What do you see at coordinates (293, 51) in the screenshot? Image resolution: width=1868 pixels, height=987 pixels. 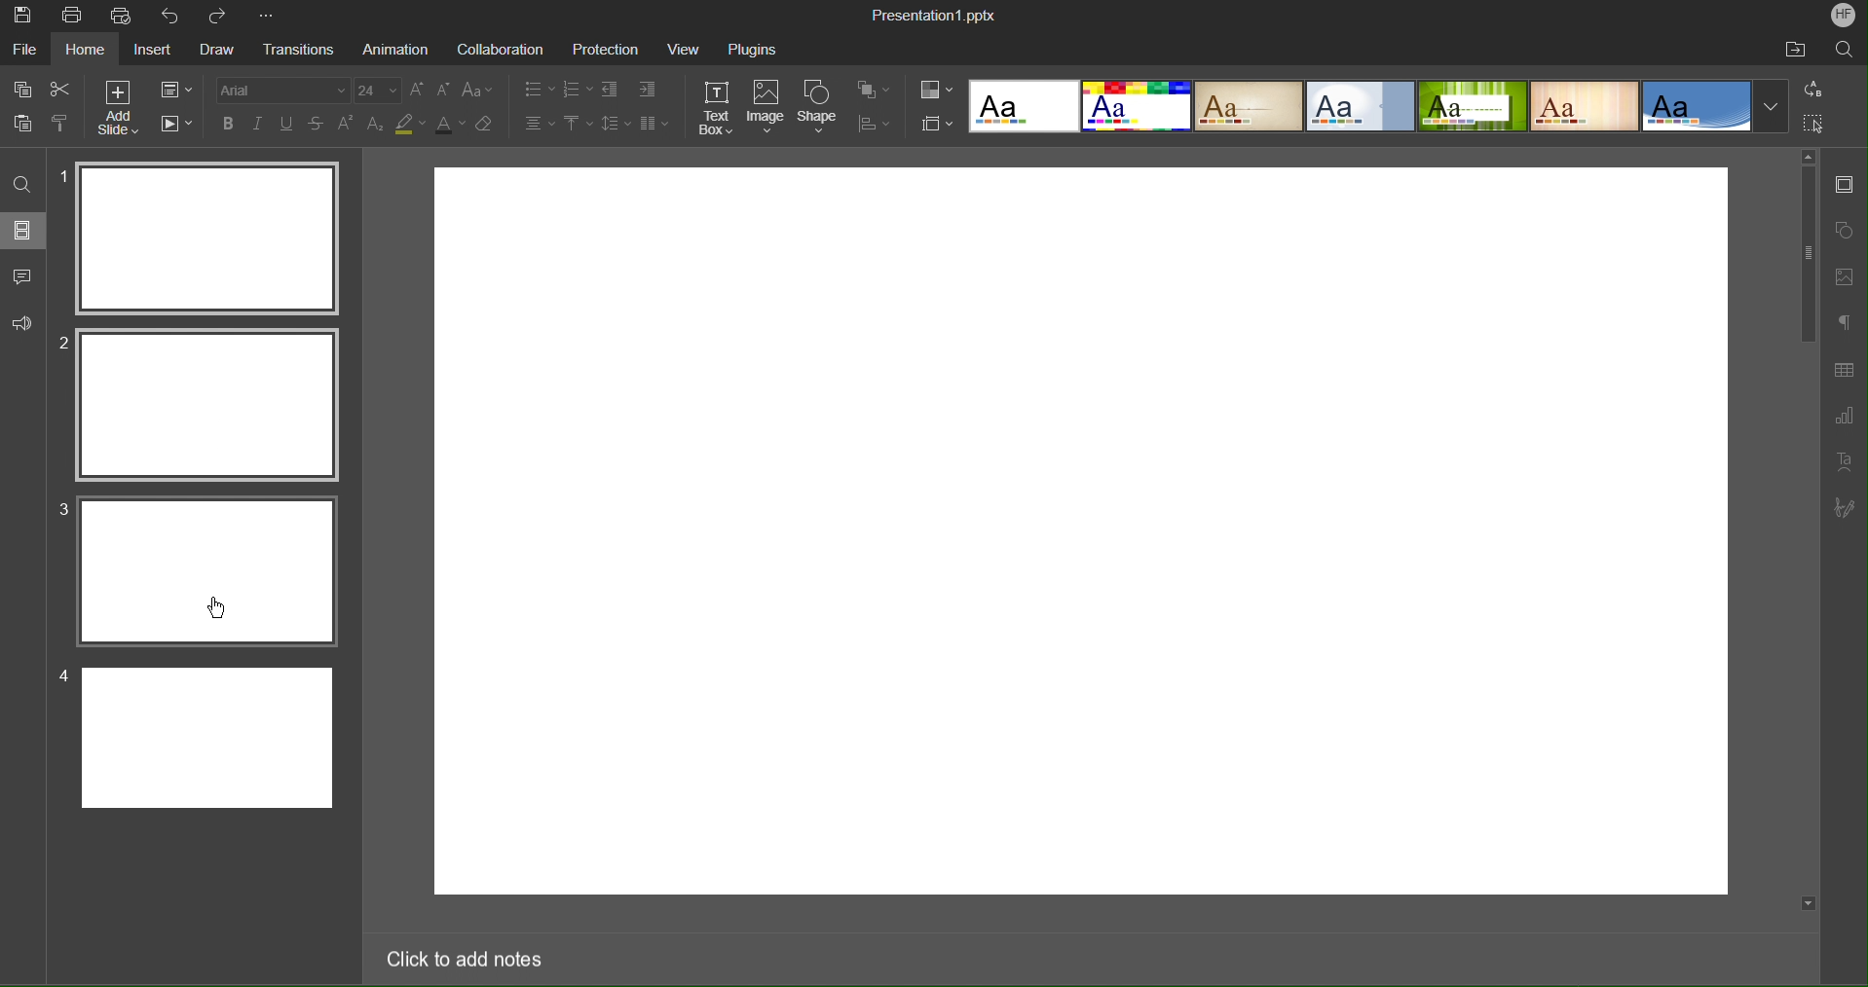 I see `Transition` at bounding box center [293, 51].